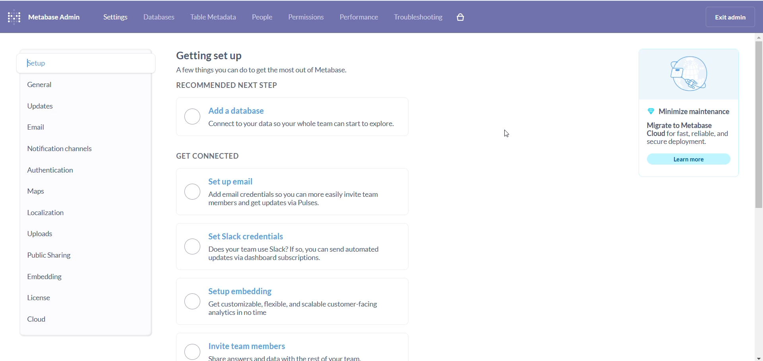 This screenshot has width=763, height=361. I want to click on notification channel, so click(52, 150).